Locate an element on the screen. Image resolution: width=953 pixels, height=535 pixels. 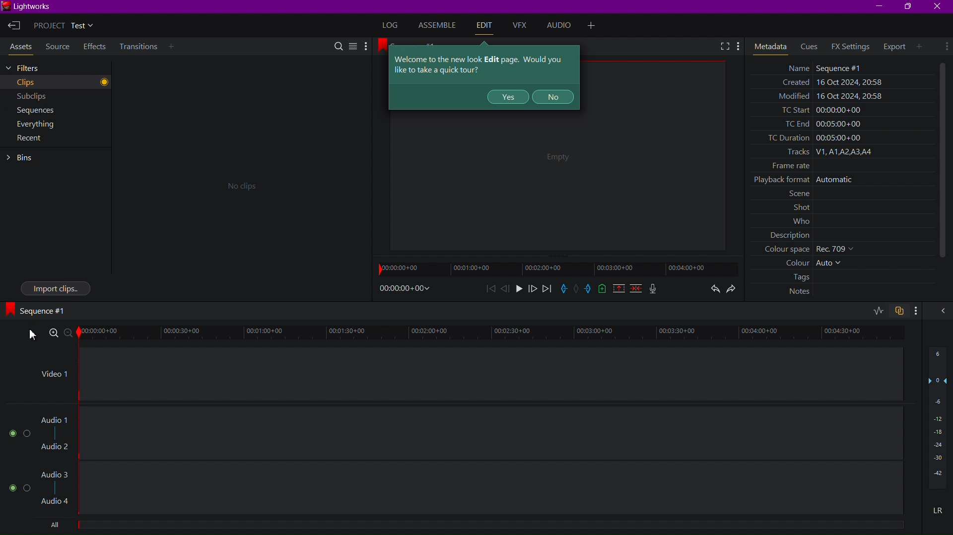
Transitions is located at coordinates (141, 45).